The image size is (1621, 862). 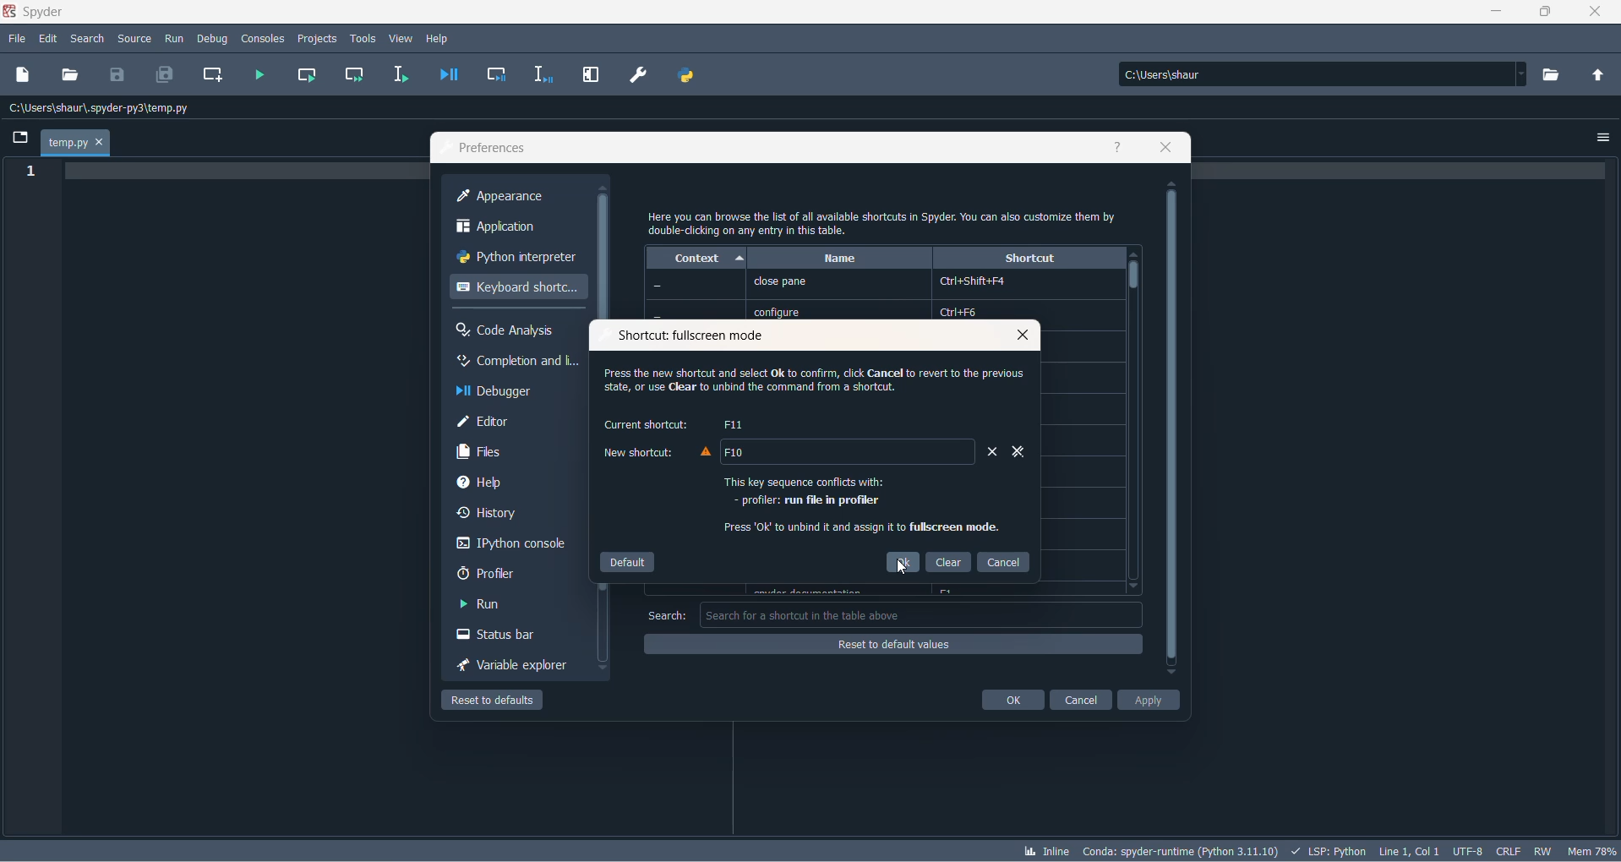 I want to click on move down, so click(x=1133, y=589).